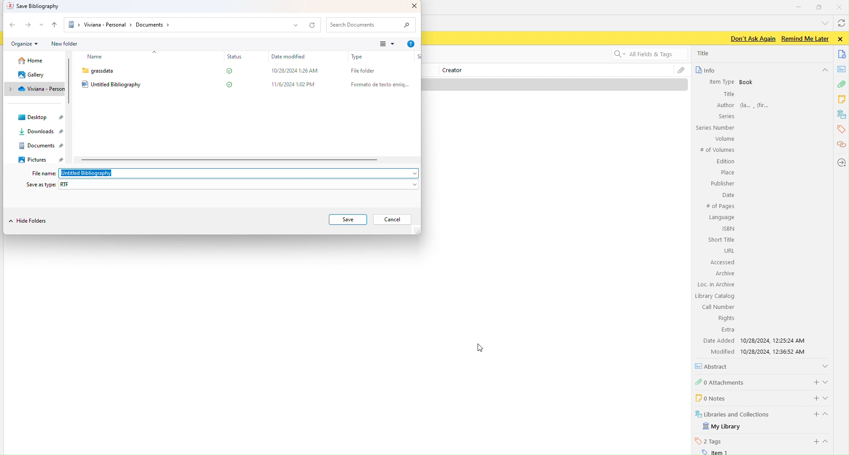  Describe the element at coordinates (813, 414) in the screenshot. I see `add` at that location.